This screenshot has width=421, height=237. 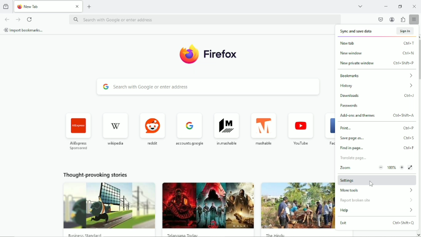 I want to click on wikipedia, so click(x=116, y=128).